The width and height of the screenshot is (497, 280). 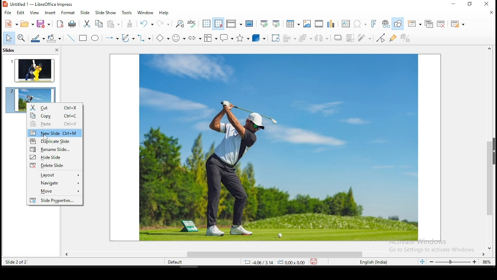 I want to click on clone formatting, so click(x=129, y=24).